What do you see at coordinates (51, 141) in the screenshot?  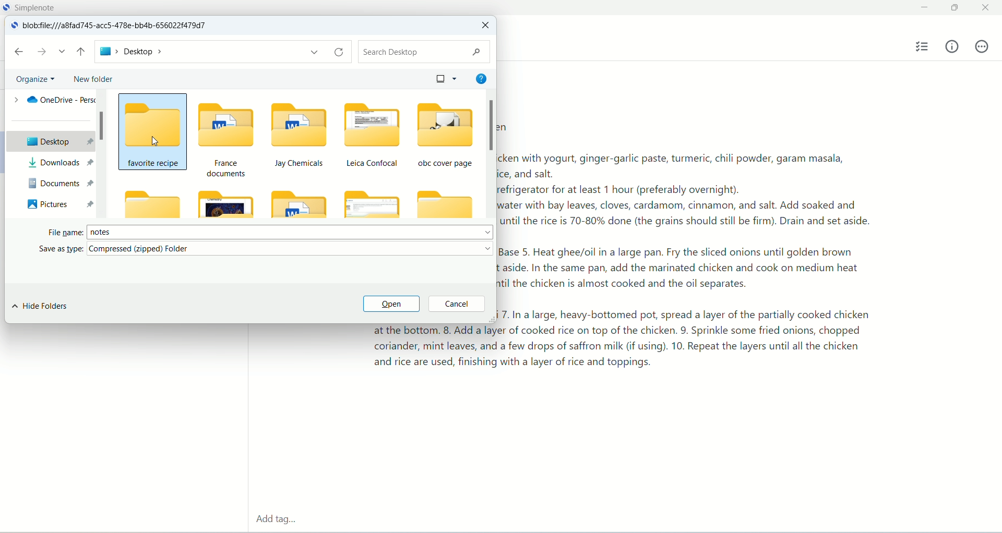 I see `desktop` at bounding box center [51, 141].